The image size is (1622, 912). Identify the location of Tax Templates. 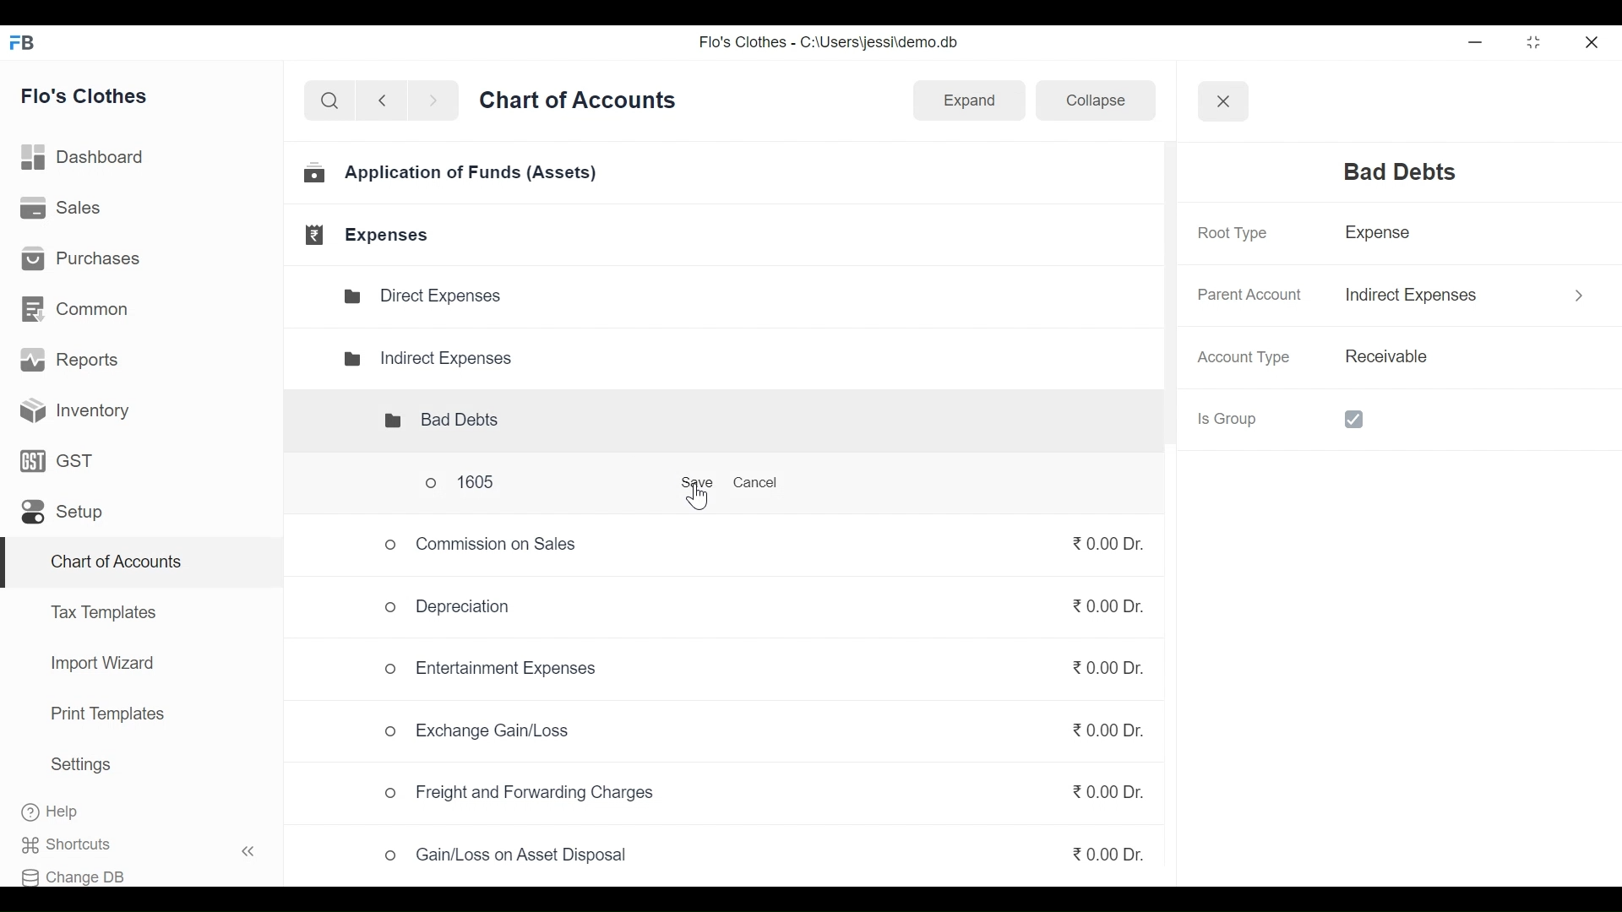
(102, 611).